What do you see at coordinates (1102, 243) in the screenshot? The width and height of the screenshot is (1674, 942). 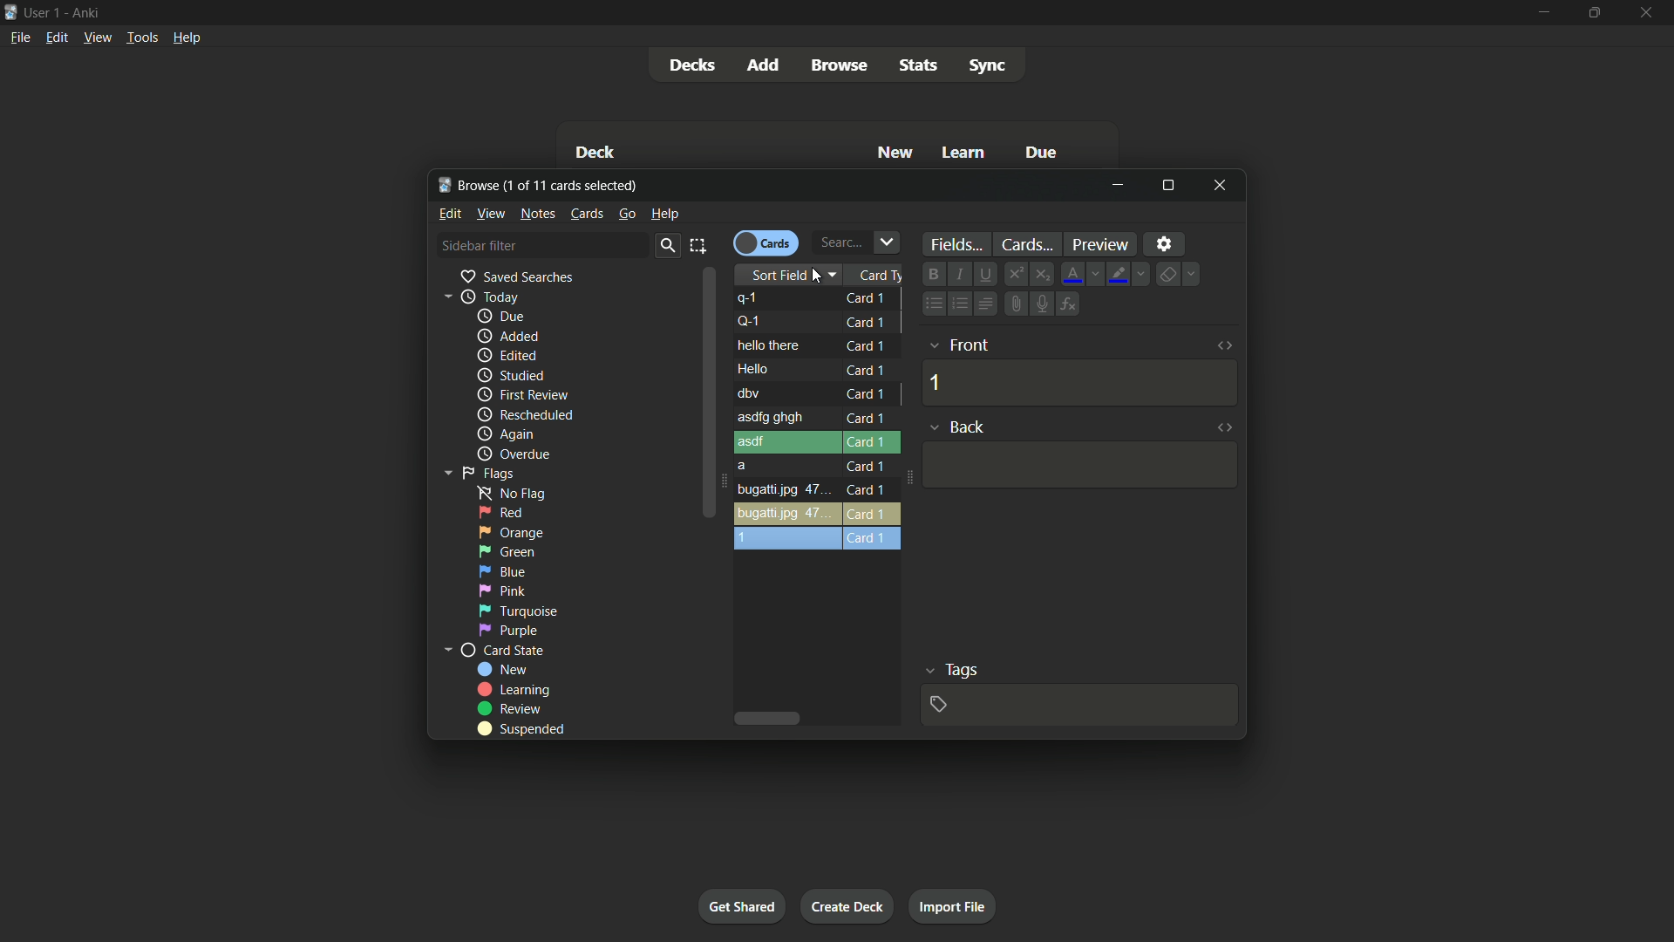 I see `preview` at bounding box center [1102, 243].